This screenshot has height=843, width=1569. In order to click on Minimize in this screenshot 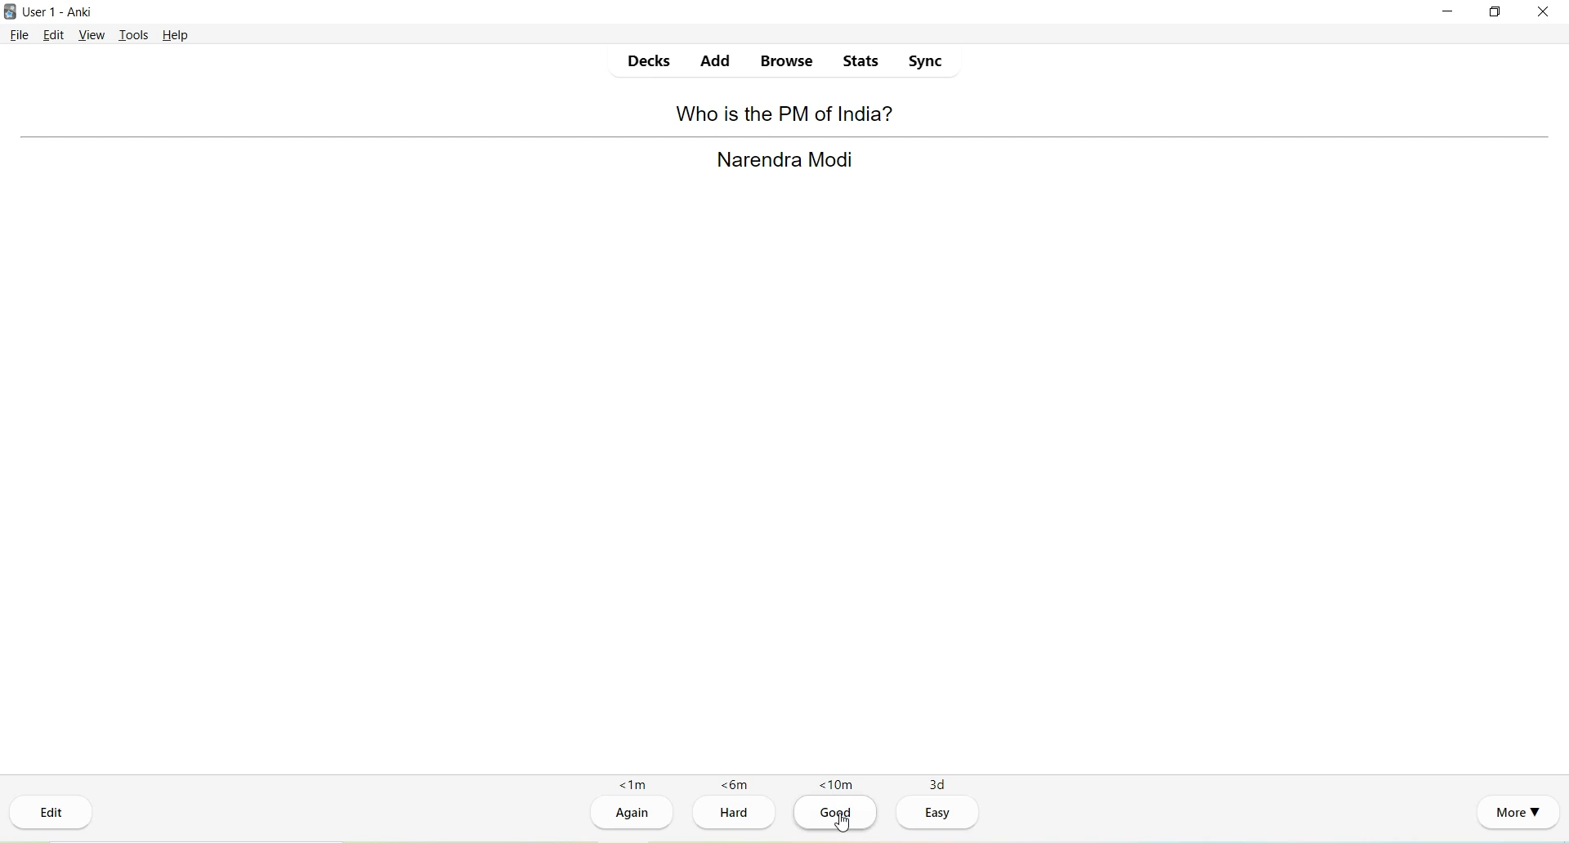, I will do `click(1448, 11)`.